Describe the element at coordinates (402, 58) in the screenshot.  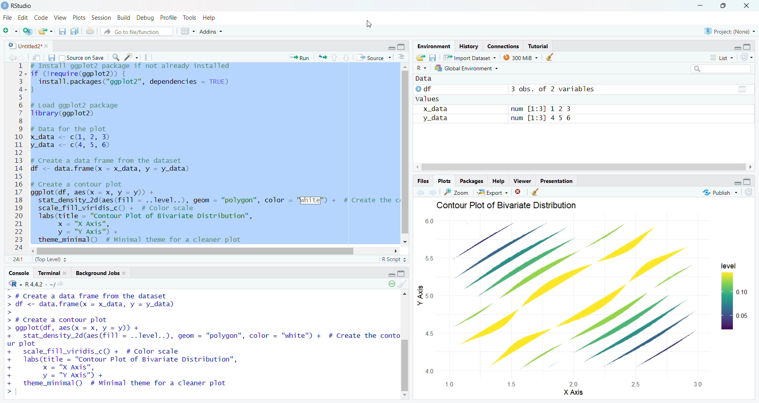
I see `show document outline` at that location.